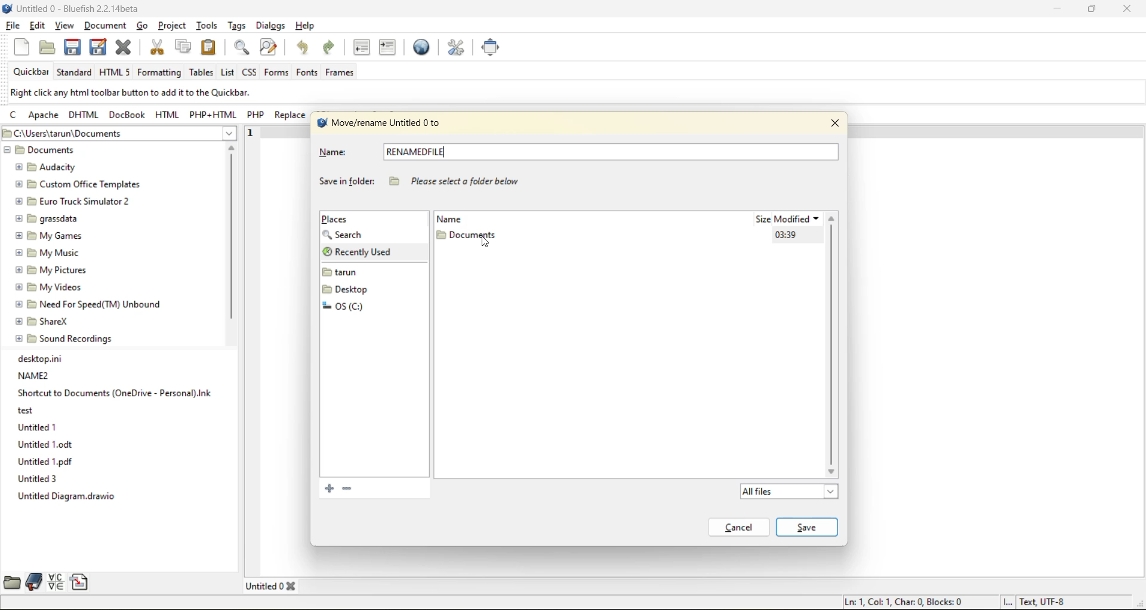  What do you see at coordinates (75, 202) in the screenshot?
I see `Euro Truck Simulator 2` at bounding box center [75, 202].